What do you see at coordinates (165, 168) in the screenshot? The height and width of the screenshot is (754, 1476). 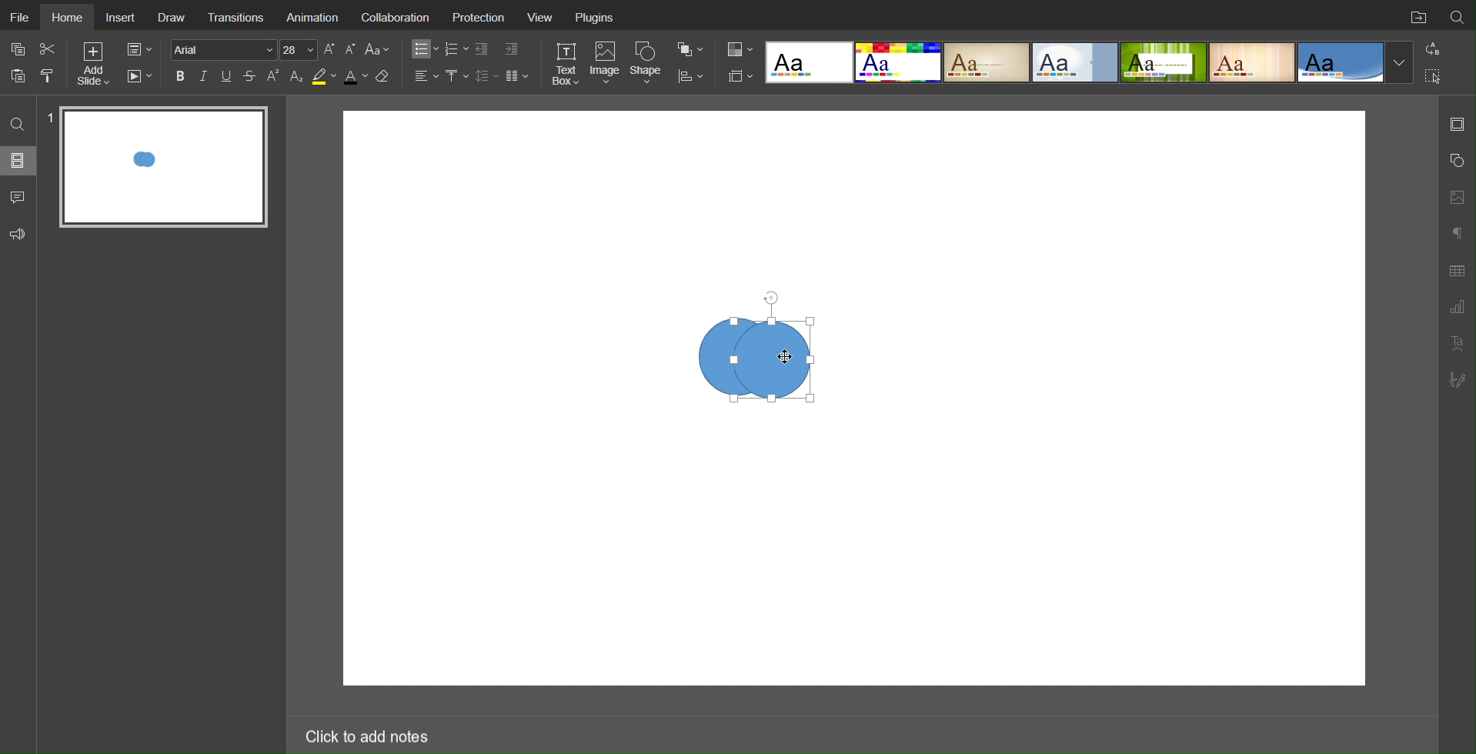 I see `Slide 1` at bounding box center [165, 168].